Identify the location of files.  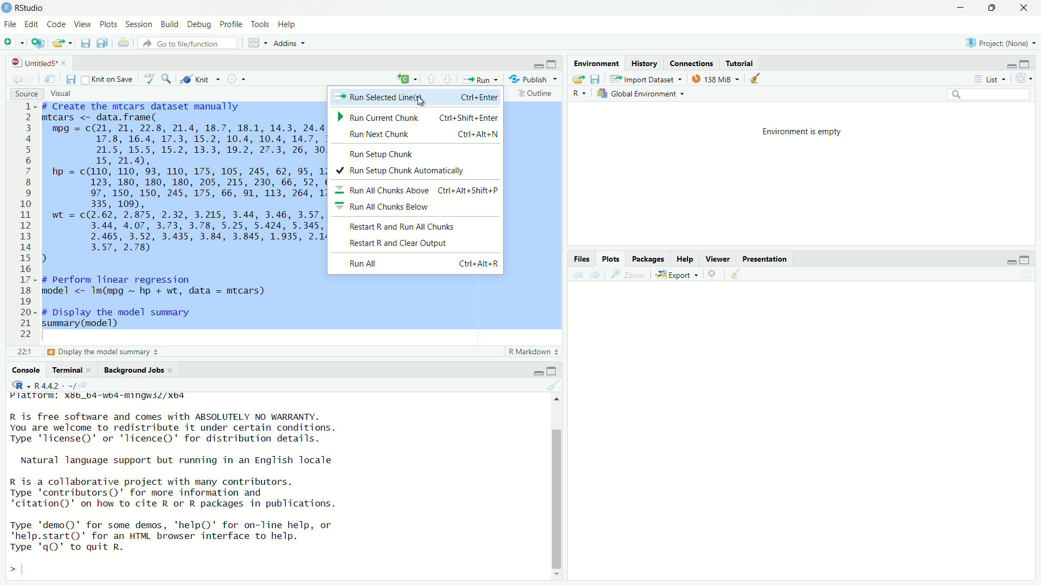
(582, 259).